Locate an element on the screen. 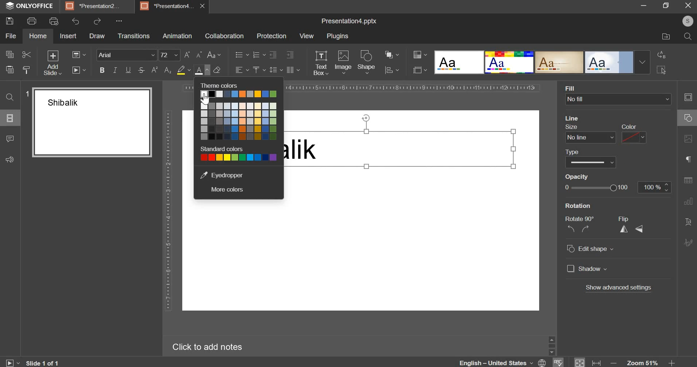 The width and height of the screenshot is (697, 367). zoom out is located at coordinates (612, 361).